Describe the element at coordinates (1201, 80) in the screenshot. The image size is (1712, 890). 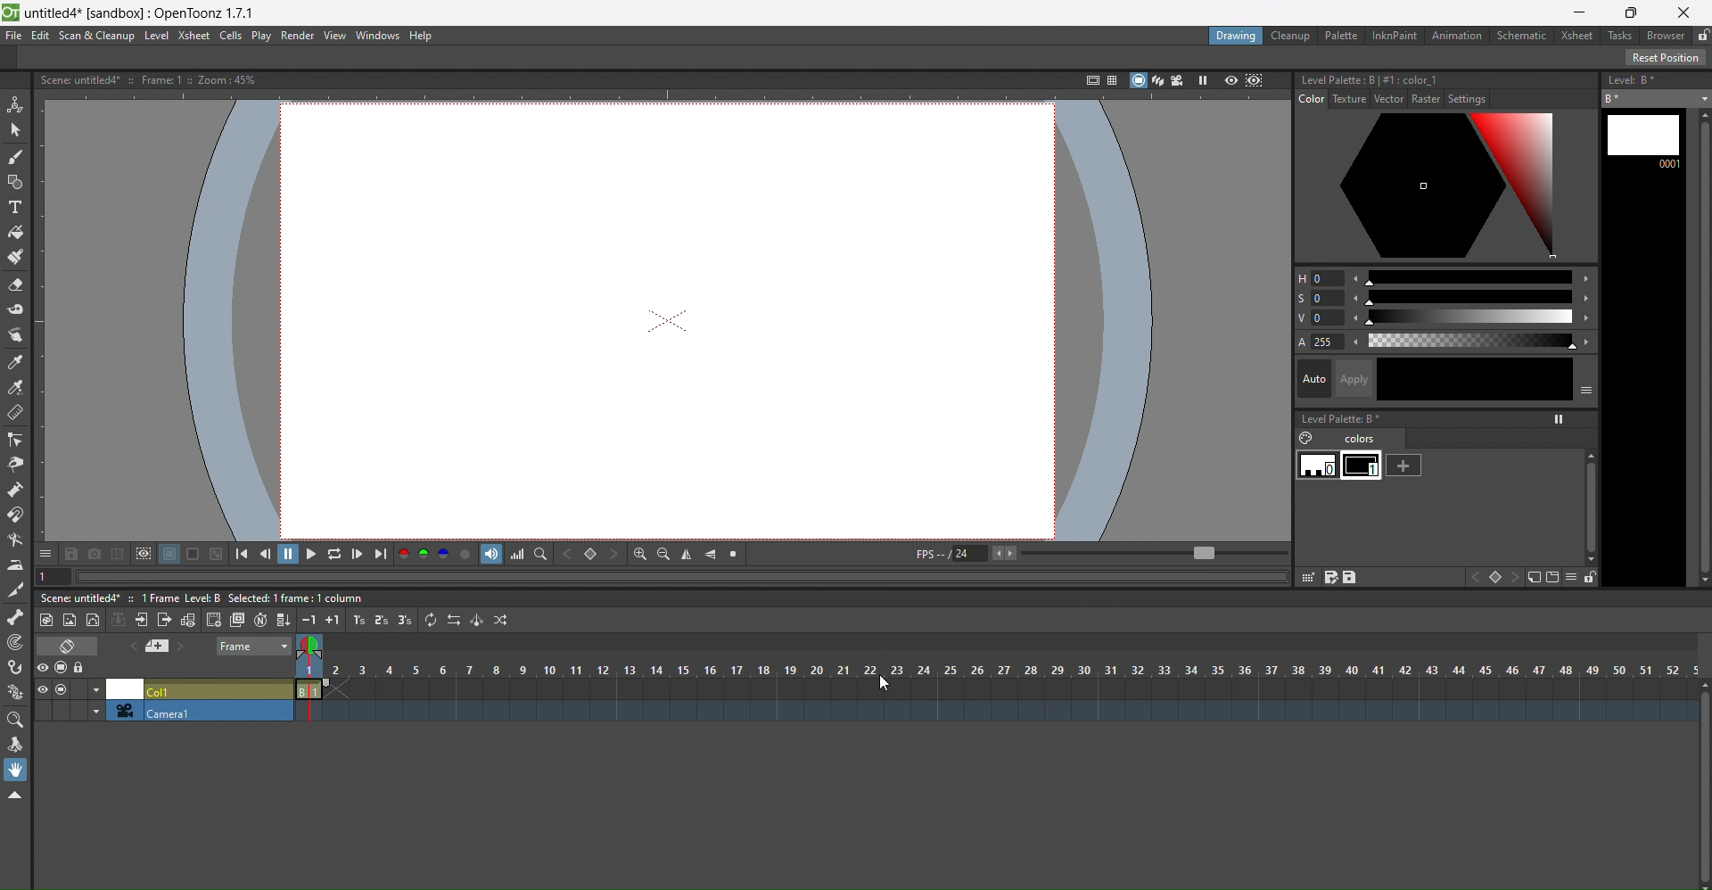
I see `freeze` at that location.